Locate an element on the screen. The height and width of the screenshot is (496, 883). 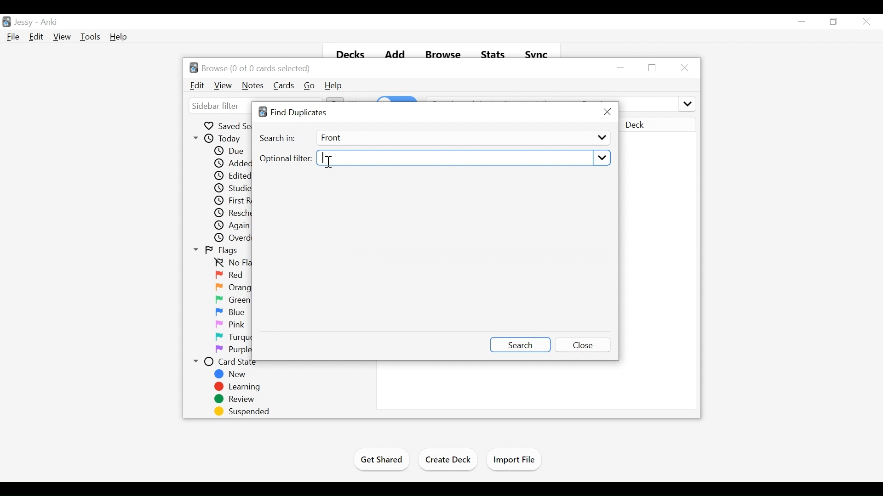
Rescheduled is located at coordinates (233, 213).